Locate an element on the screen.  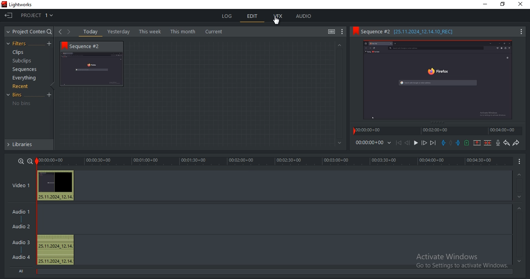
sequence 2 is located at coordinates (438, 81).